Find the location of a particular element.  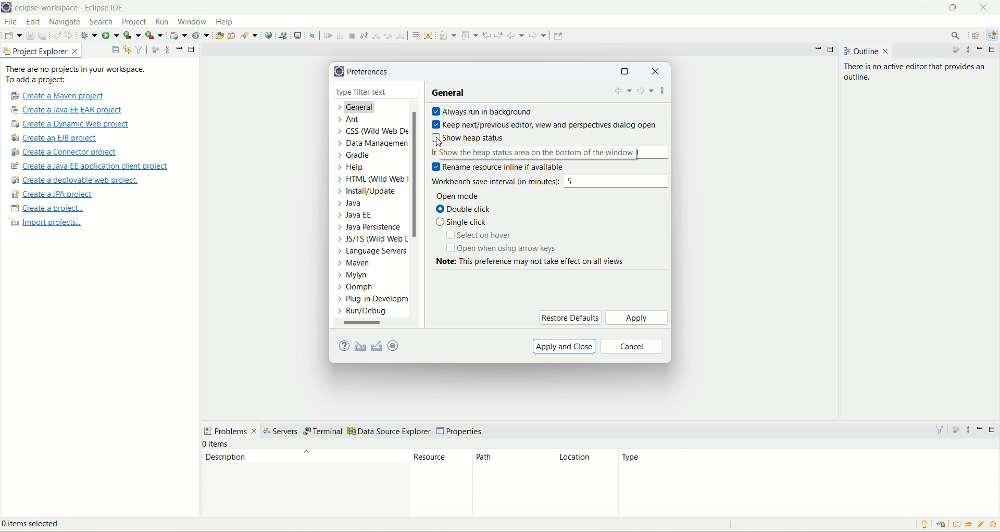

launch web service is located at coordinates (283, 35).